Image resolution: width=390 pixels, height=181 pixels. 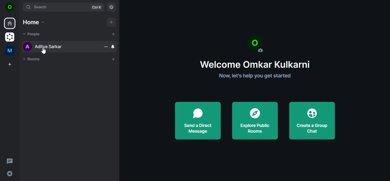 What do you see at coordinates (10, 50) in the screenshot?
I see `me` at bounding box center [10, 50].